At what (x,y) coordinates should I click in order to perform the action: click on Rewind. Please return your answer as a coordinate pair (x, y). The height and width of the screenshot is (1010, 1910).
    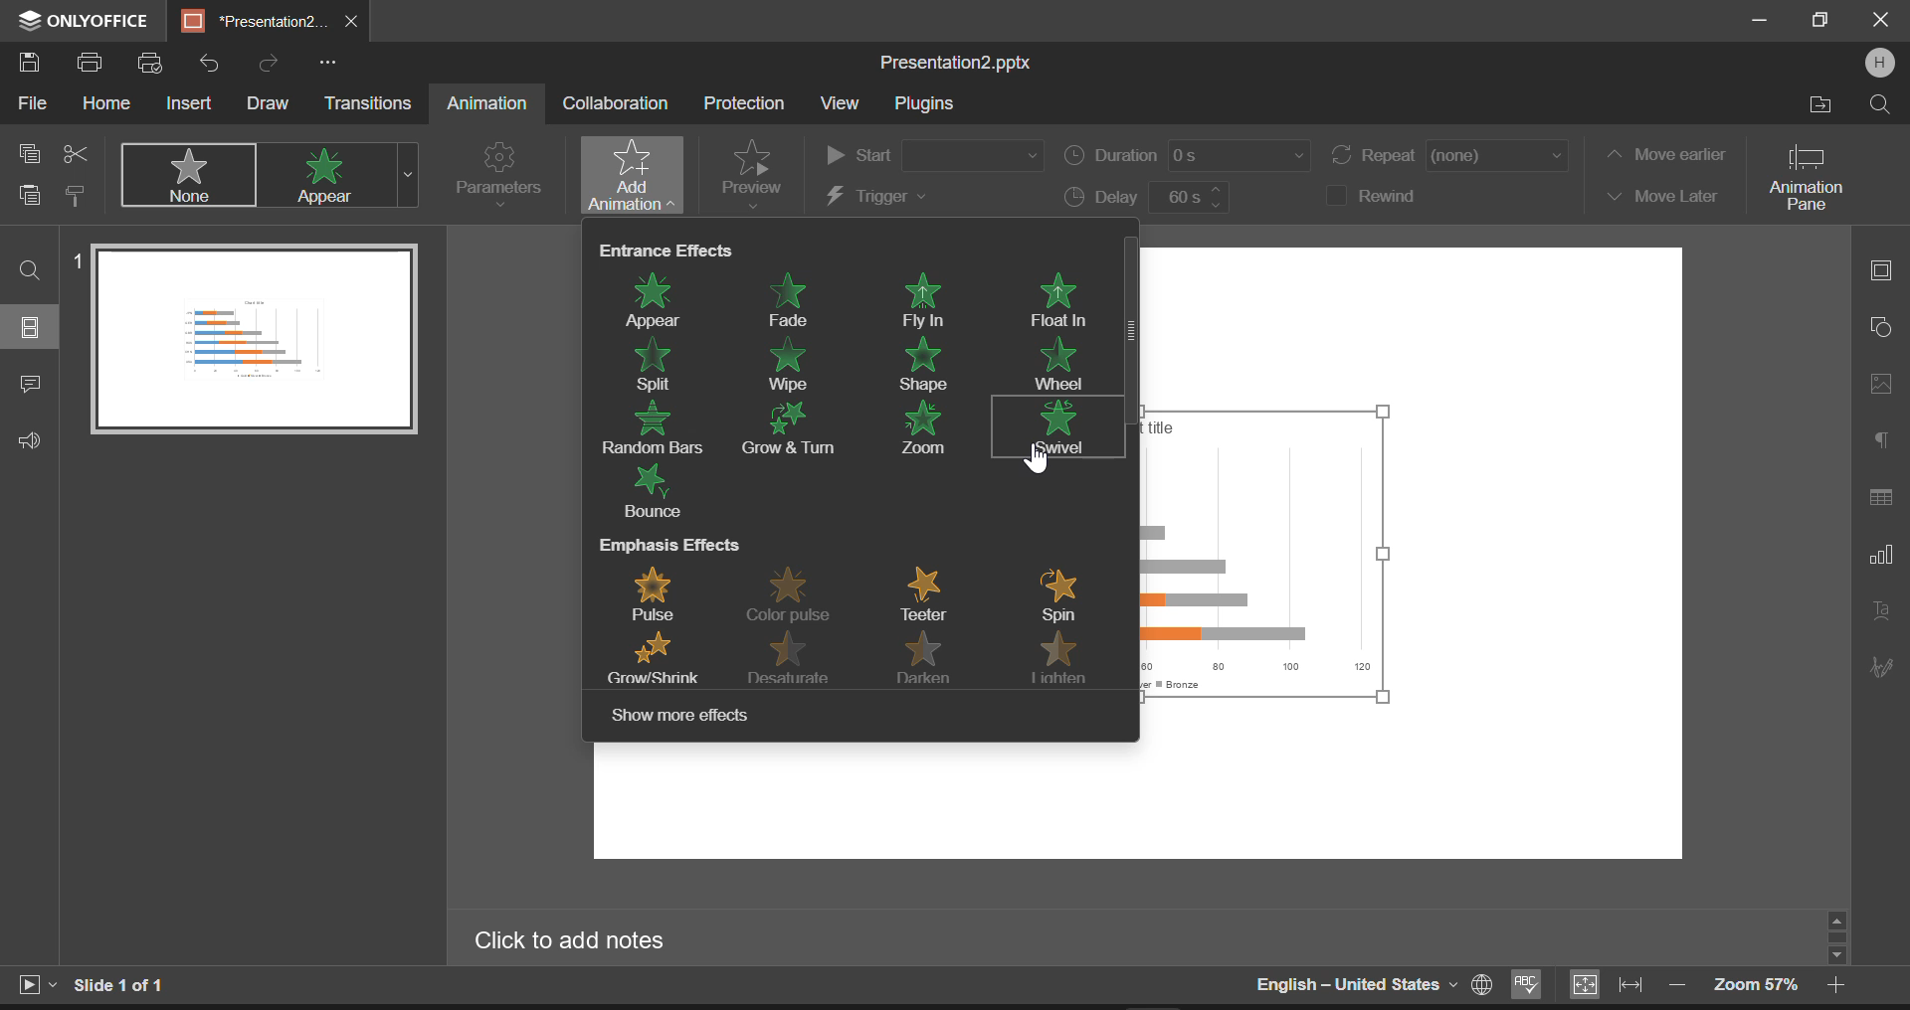
    Looking at the image, I should click on (1387, 194).